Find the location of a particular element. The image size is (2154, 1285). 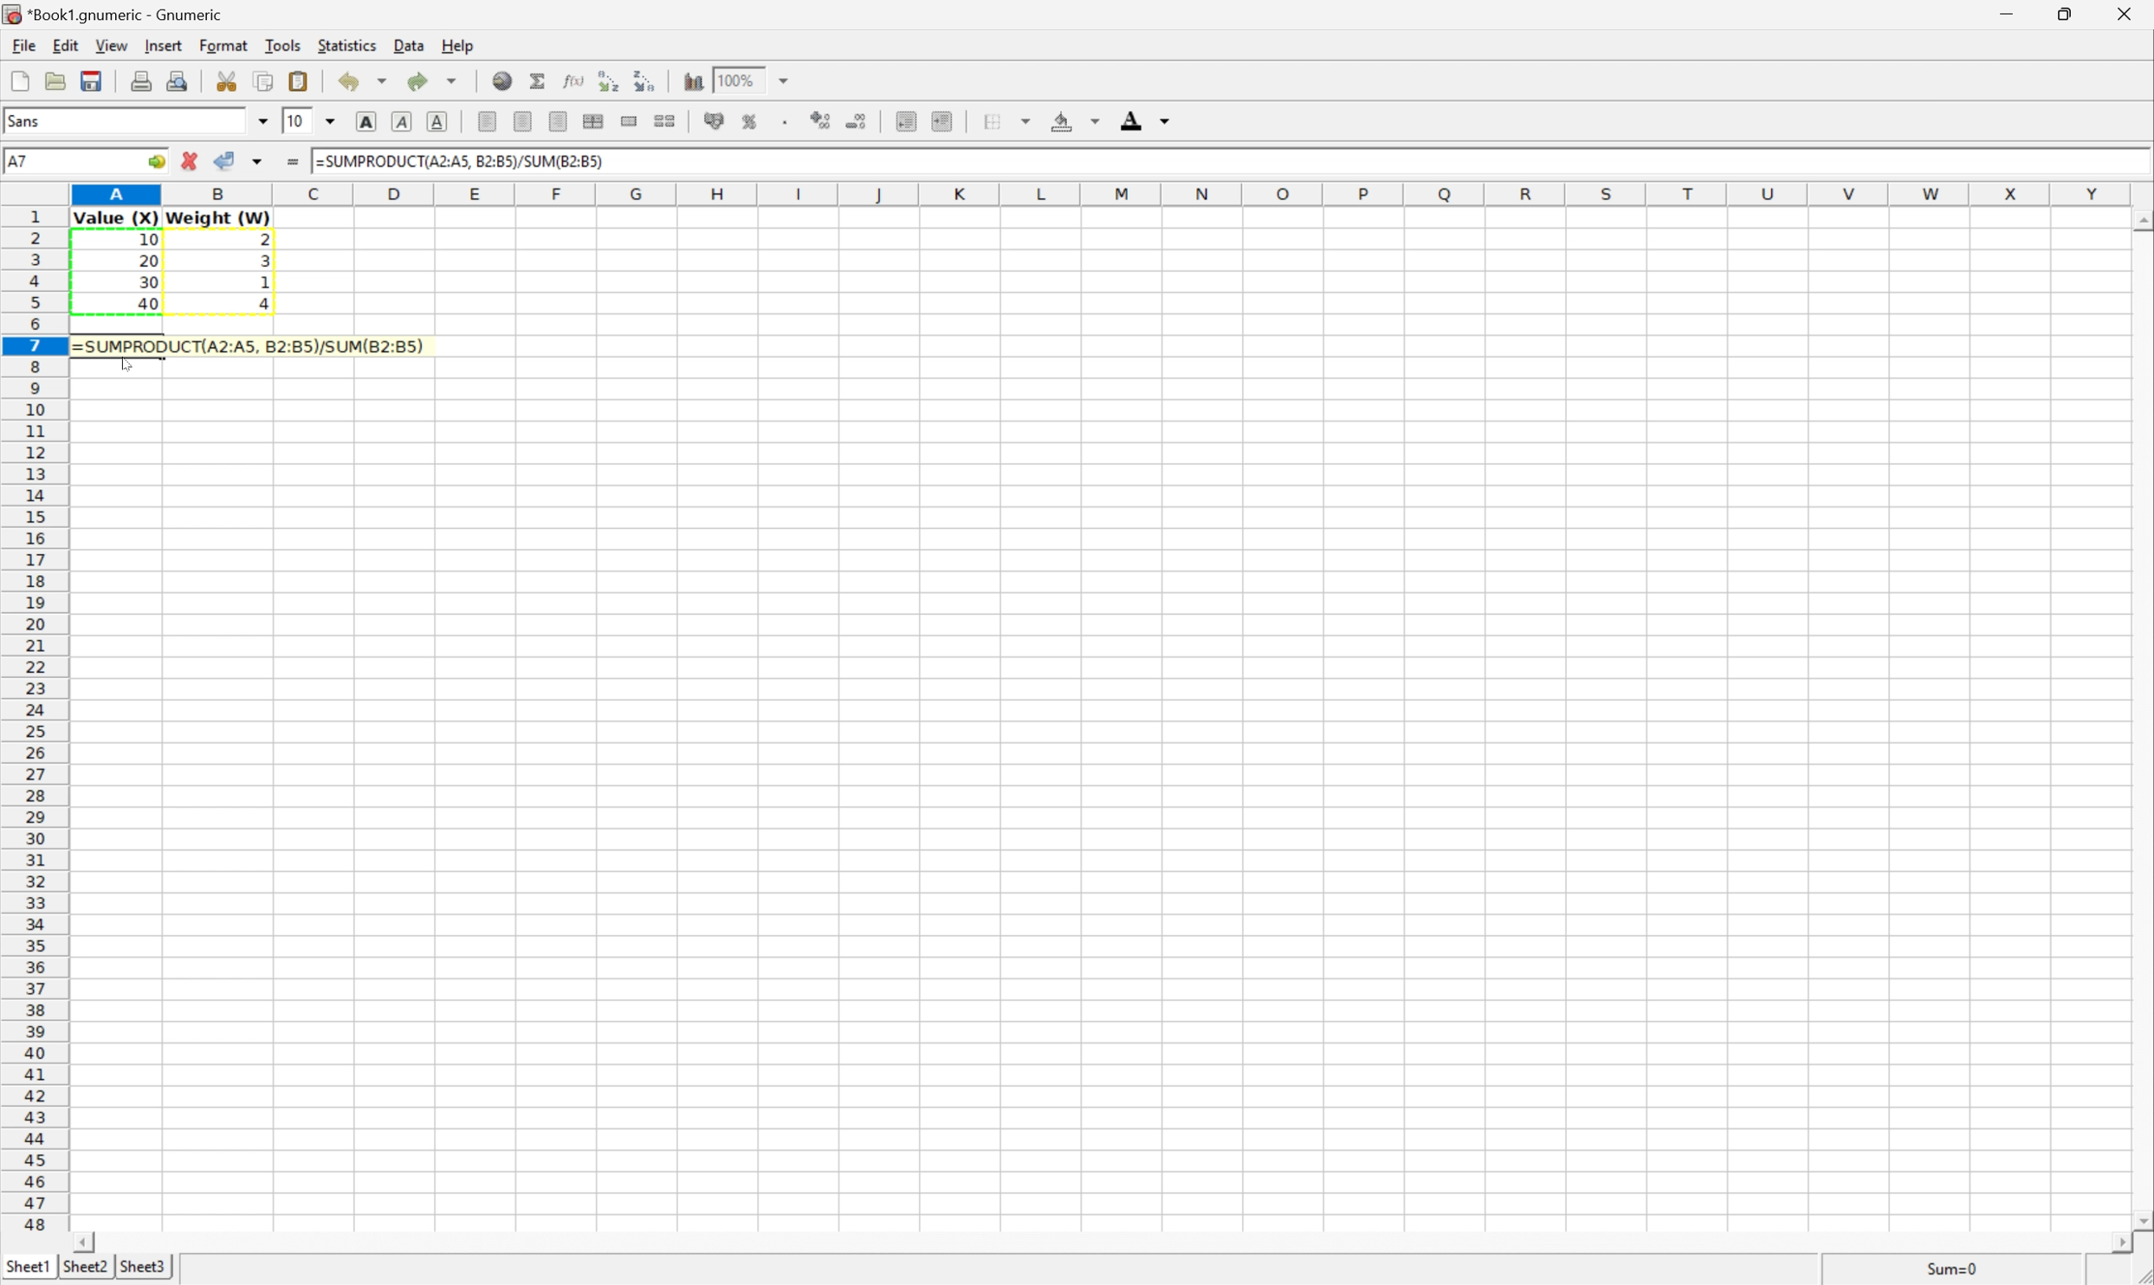

Column Names is located at coordinates (1103, 193).